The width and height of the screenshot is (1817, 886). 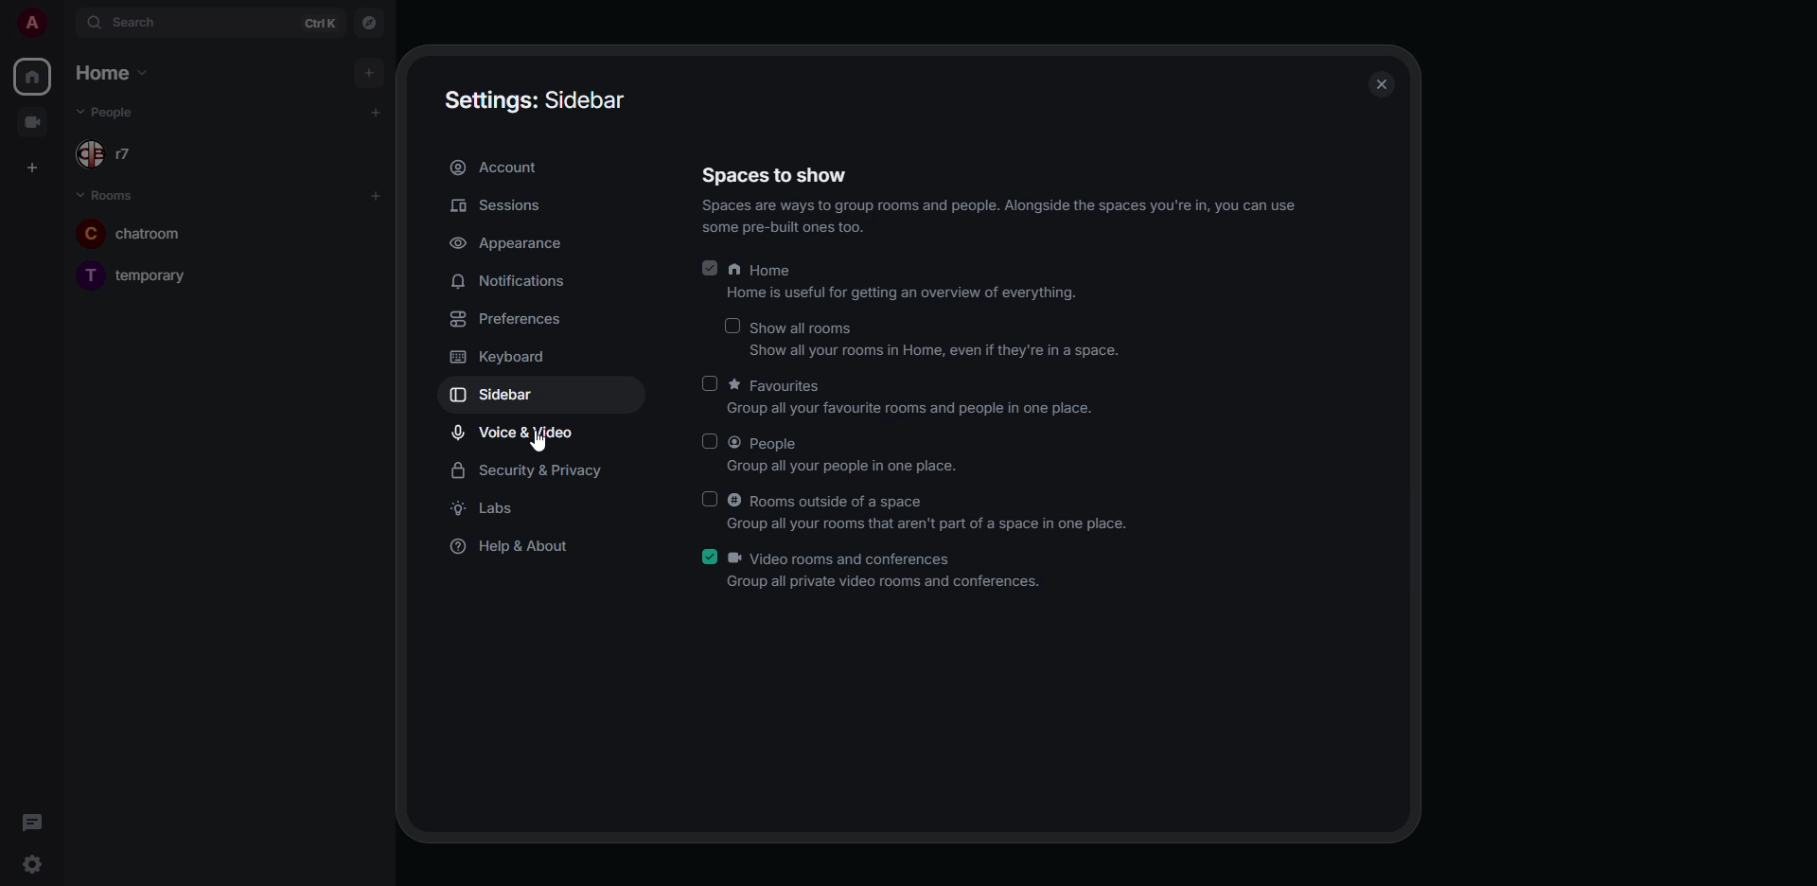 I want to click on keyboard, so click(x=503, y=356).